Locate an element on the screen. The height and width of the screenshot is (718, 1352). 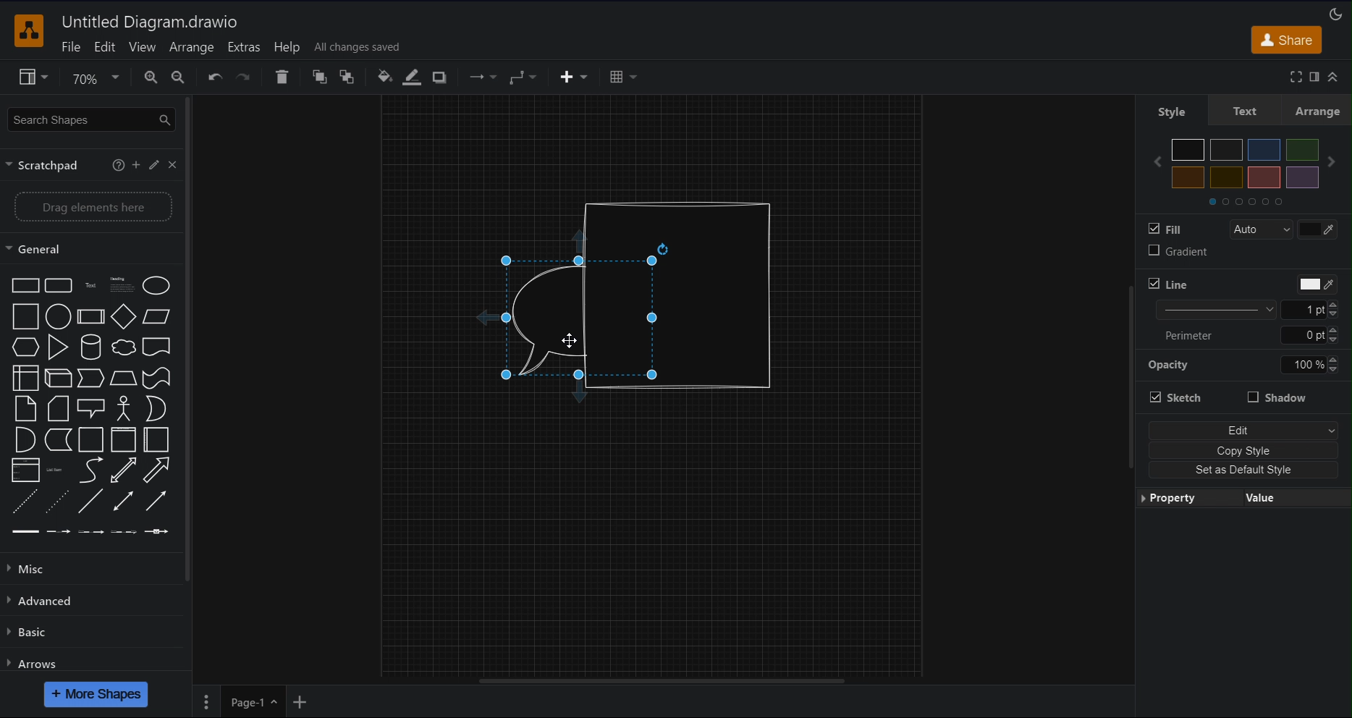
Fill Color is located at coordinates (383, 77).